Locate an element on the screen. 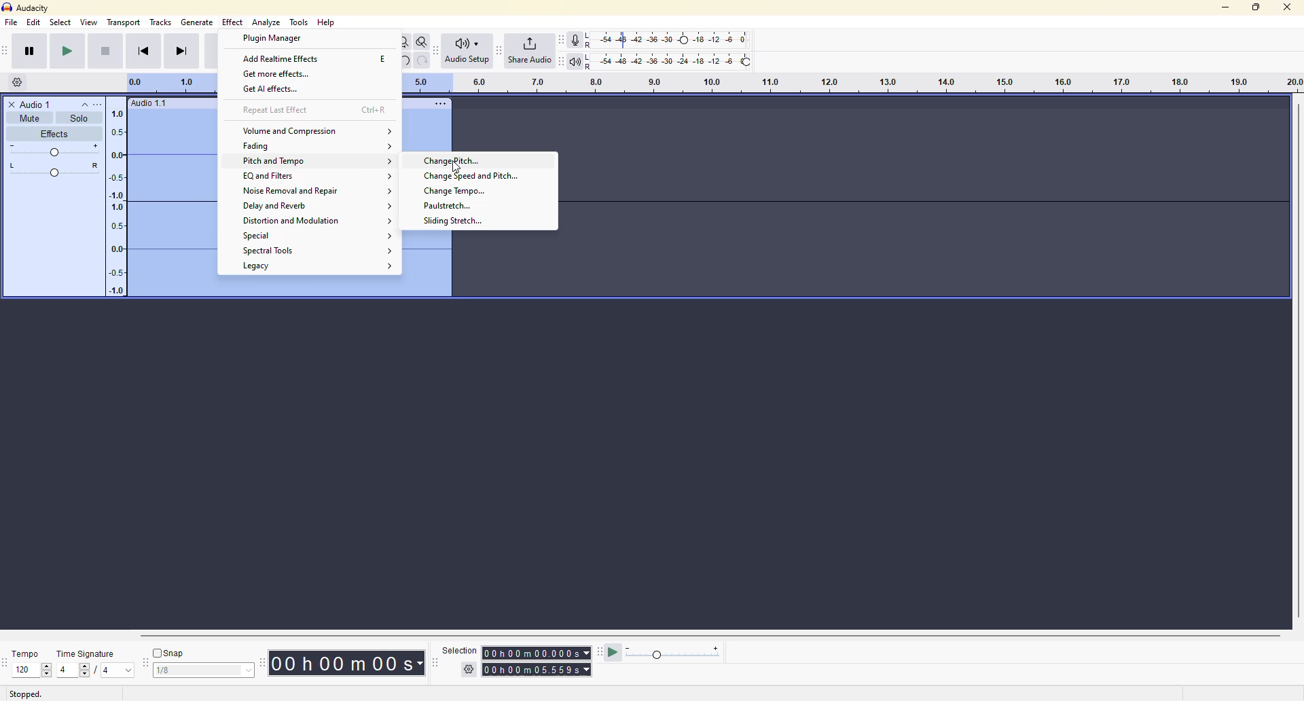 The width and height of the screenshot is (1304, 701). time signature is located at coordinates (87, 653).